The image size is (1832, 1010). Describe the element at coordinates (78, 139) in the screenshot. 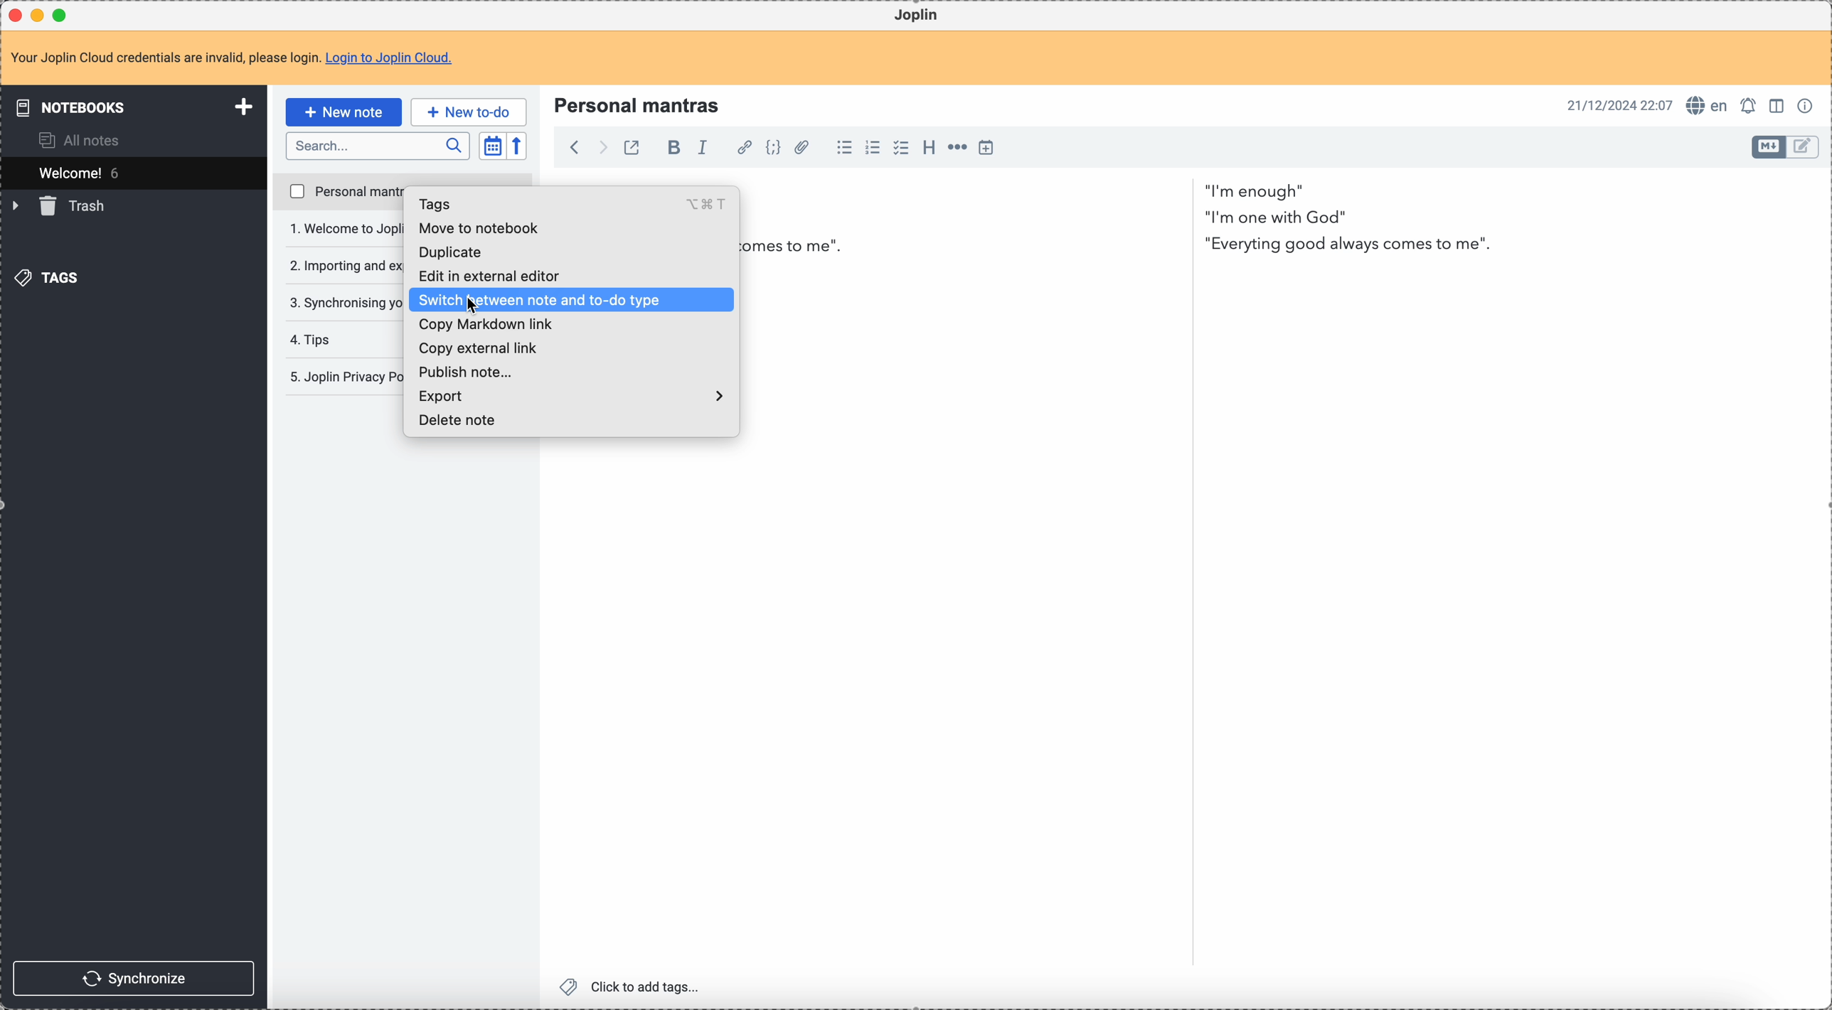

I see `all notes` at that location.